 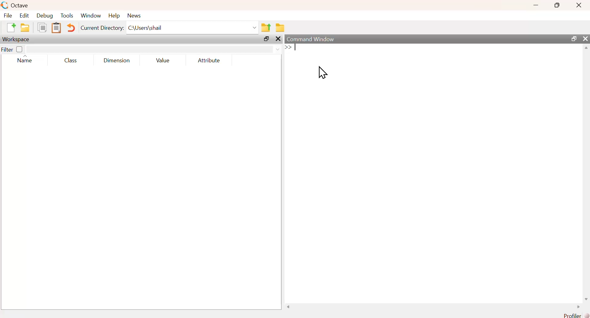 I want to click on Class, so click(x=71, y=60).